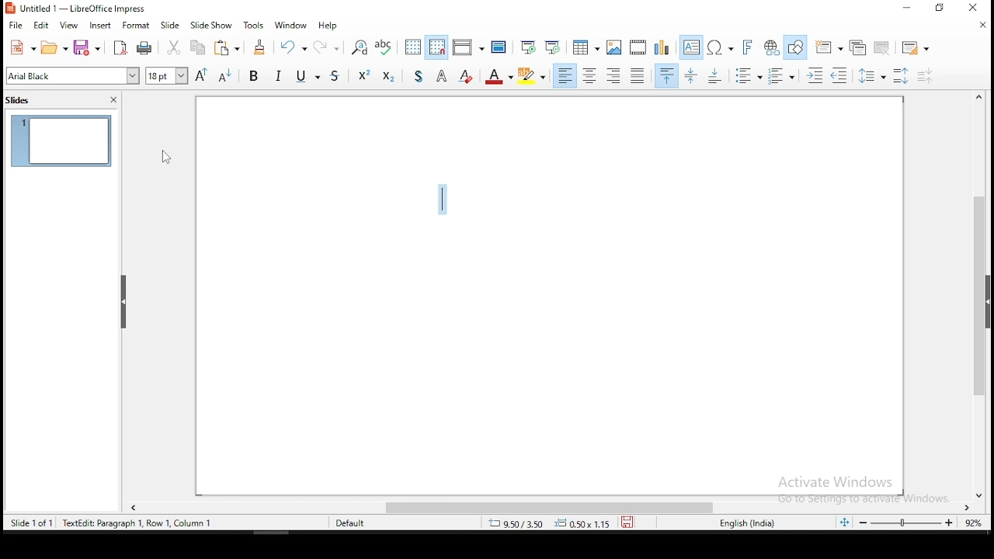 This screenshot has width=994, height=559. What do you see at coordinates (54, 47) in the screenshot?
I see `open` at bounding box center [54, 47].